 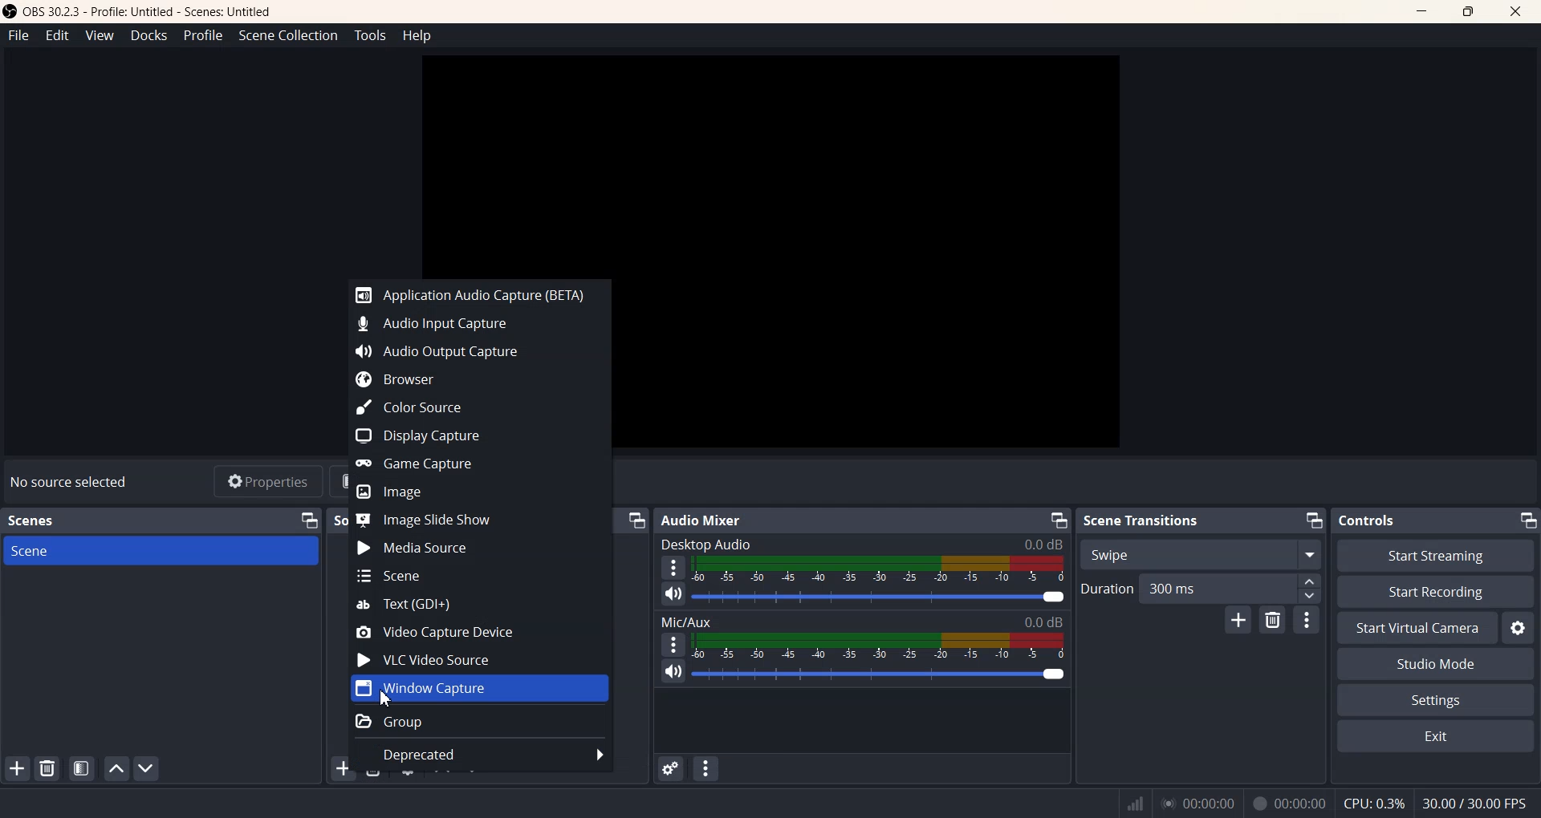 I want to click on Minimize, so click(x=1059, y=520).